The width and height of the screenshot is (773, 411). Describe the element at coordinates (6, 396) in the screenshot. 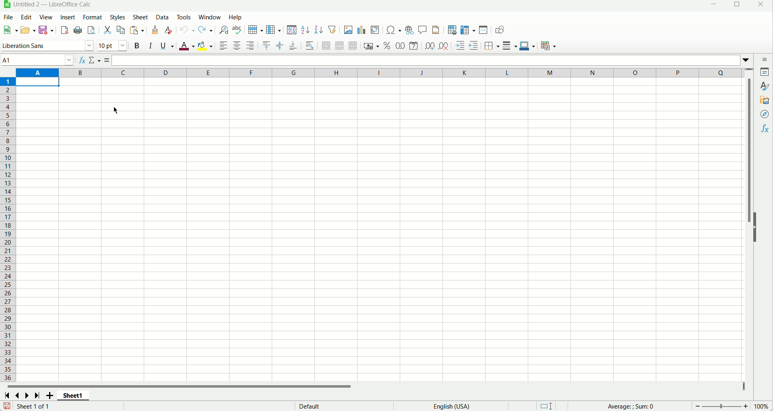

I see `First sheet` at that location.